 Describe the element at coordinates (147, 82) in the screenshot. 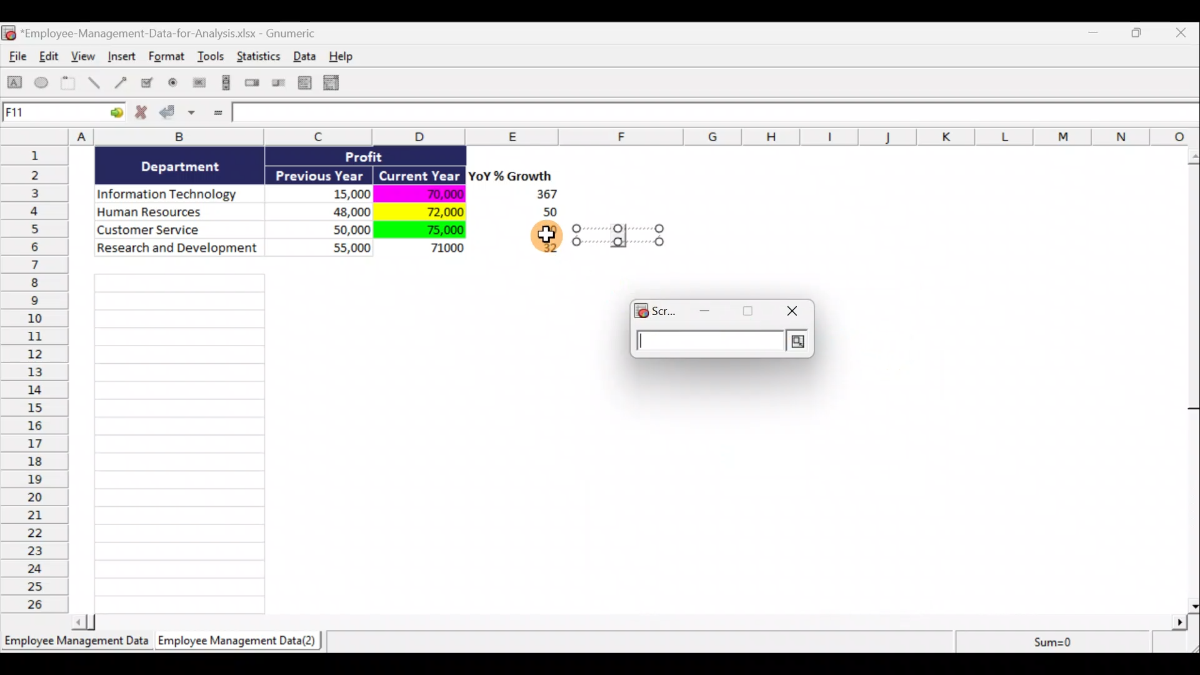

I see `Create a checkbox` at that location.